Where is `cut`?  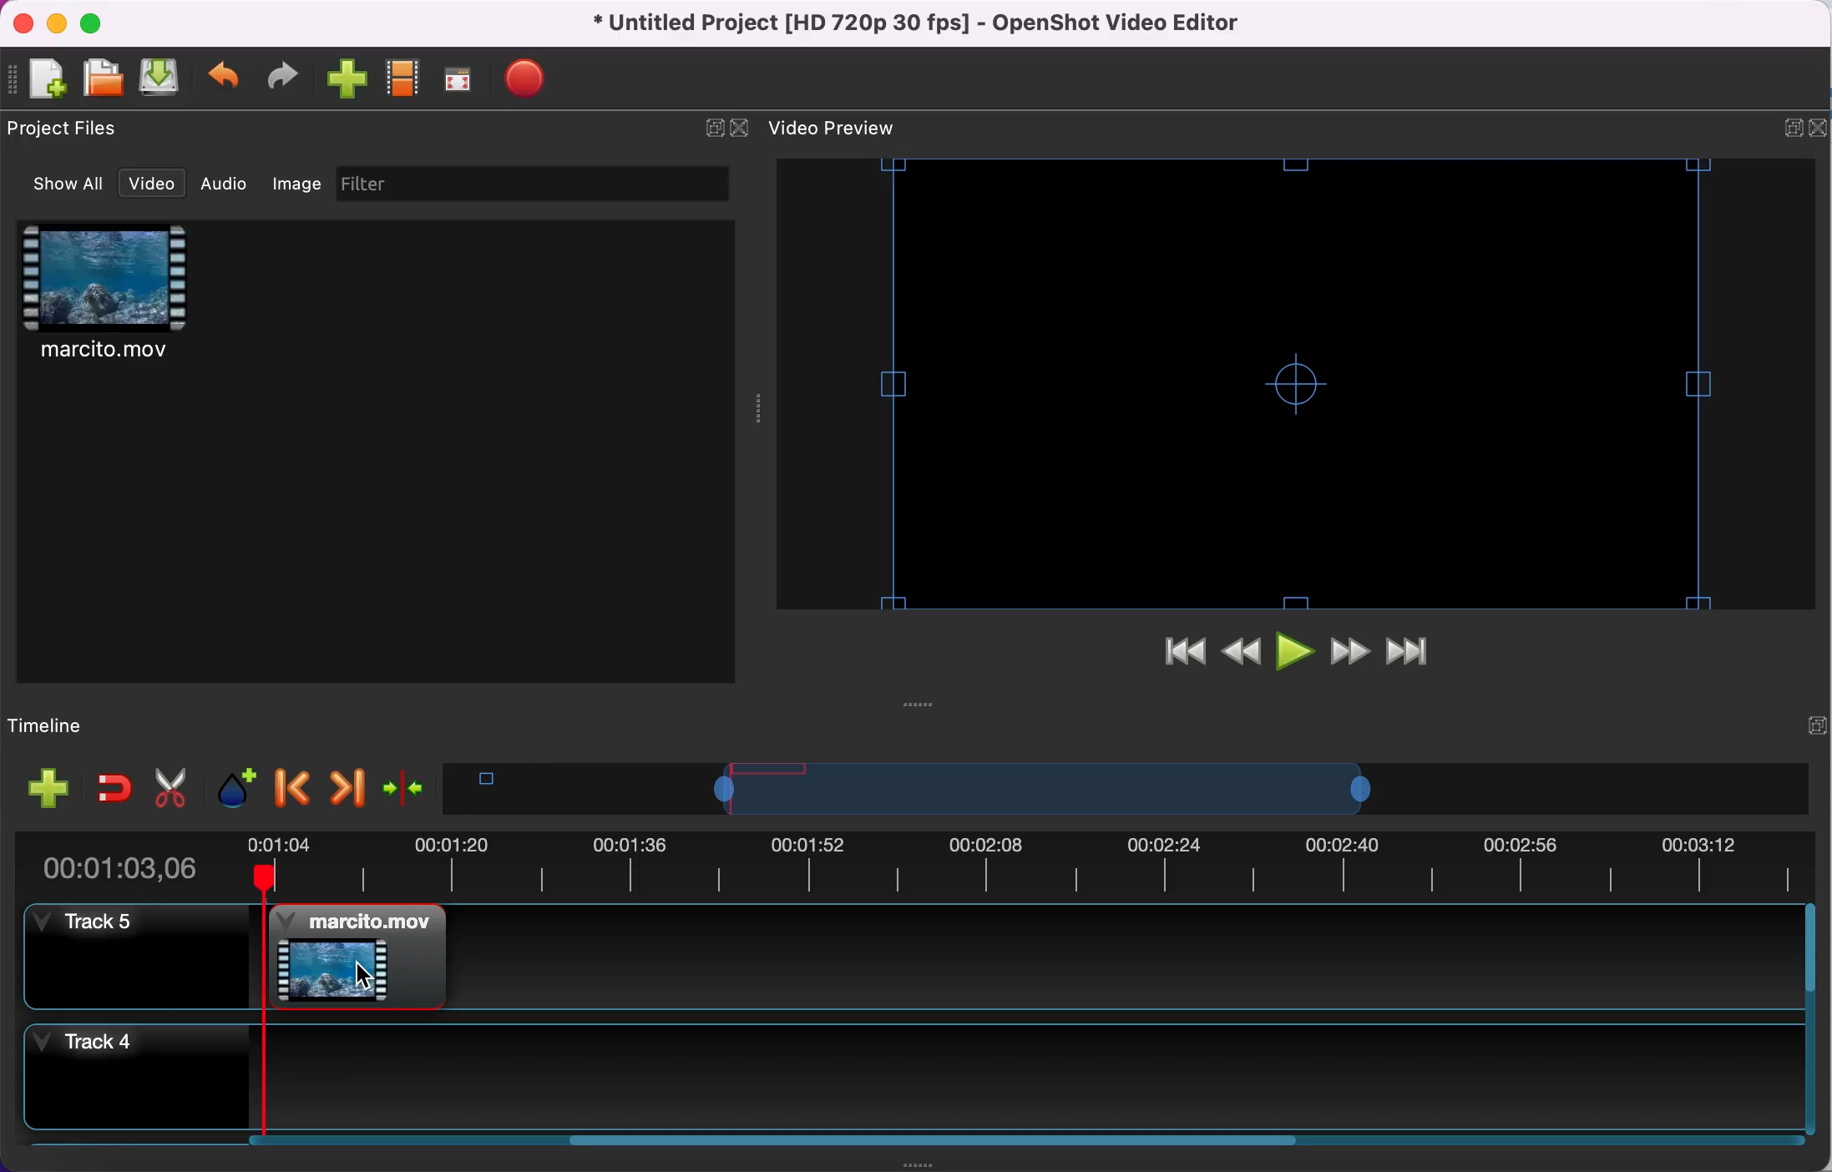 cut is located at coordinates (170, 788).